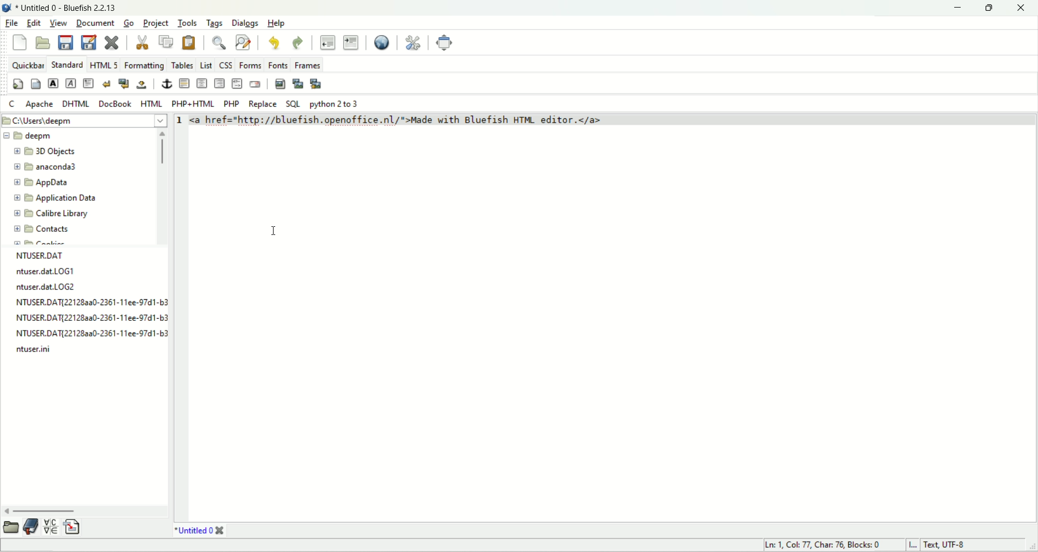  What do you see at coordinates (52, 83) in the screenshot?
I see `strong` at bounding box center [52, 83].